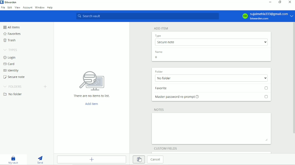  Describe the element at coordinates (161, 28) in the screenshot. I see `Add item` at that location.